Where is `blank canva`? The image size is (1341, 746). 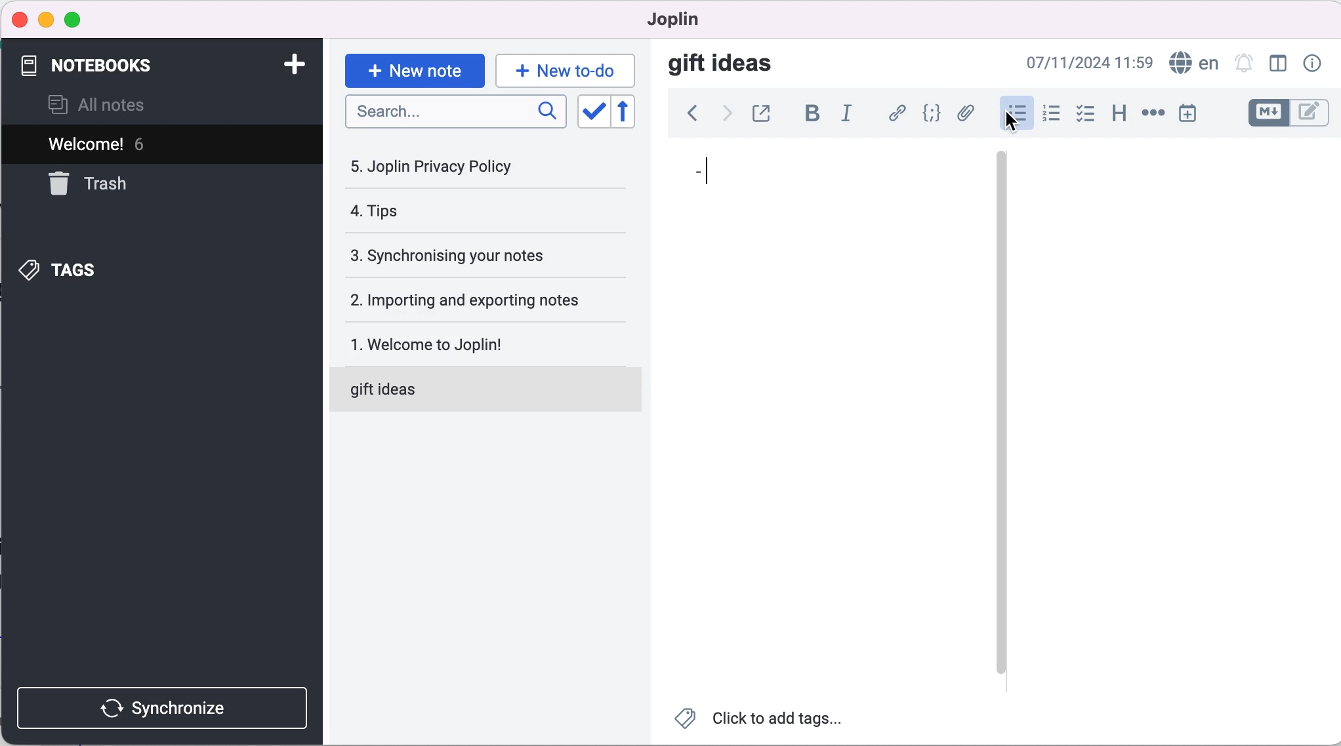 blank canva is located at coordinates (1147, 412).